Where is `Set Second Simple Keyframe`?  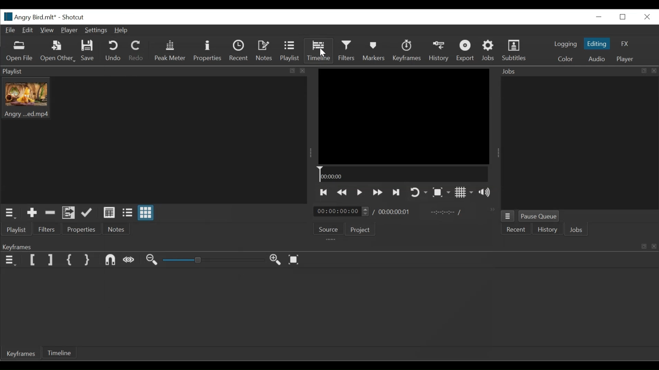
Set Second Simple Keyframe is located at coordinates (87, 260).